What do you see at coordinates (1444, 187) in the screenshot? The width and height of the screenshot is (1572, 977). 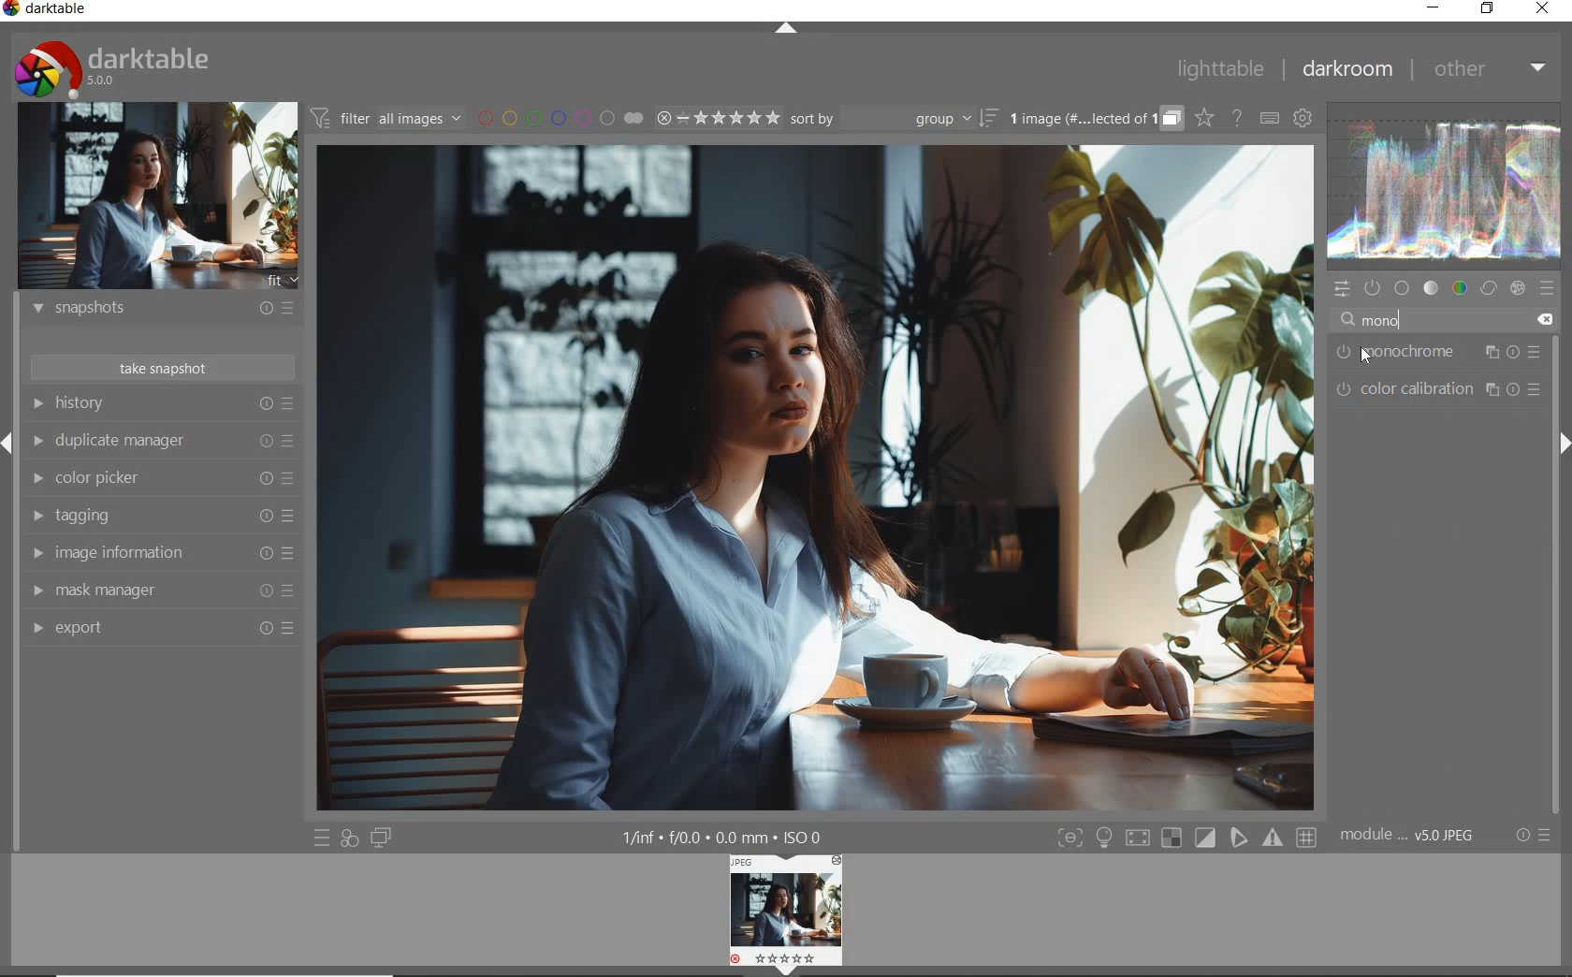 I see `waveform` at bounding box center [1444, 187].